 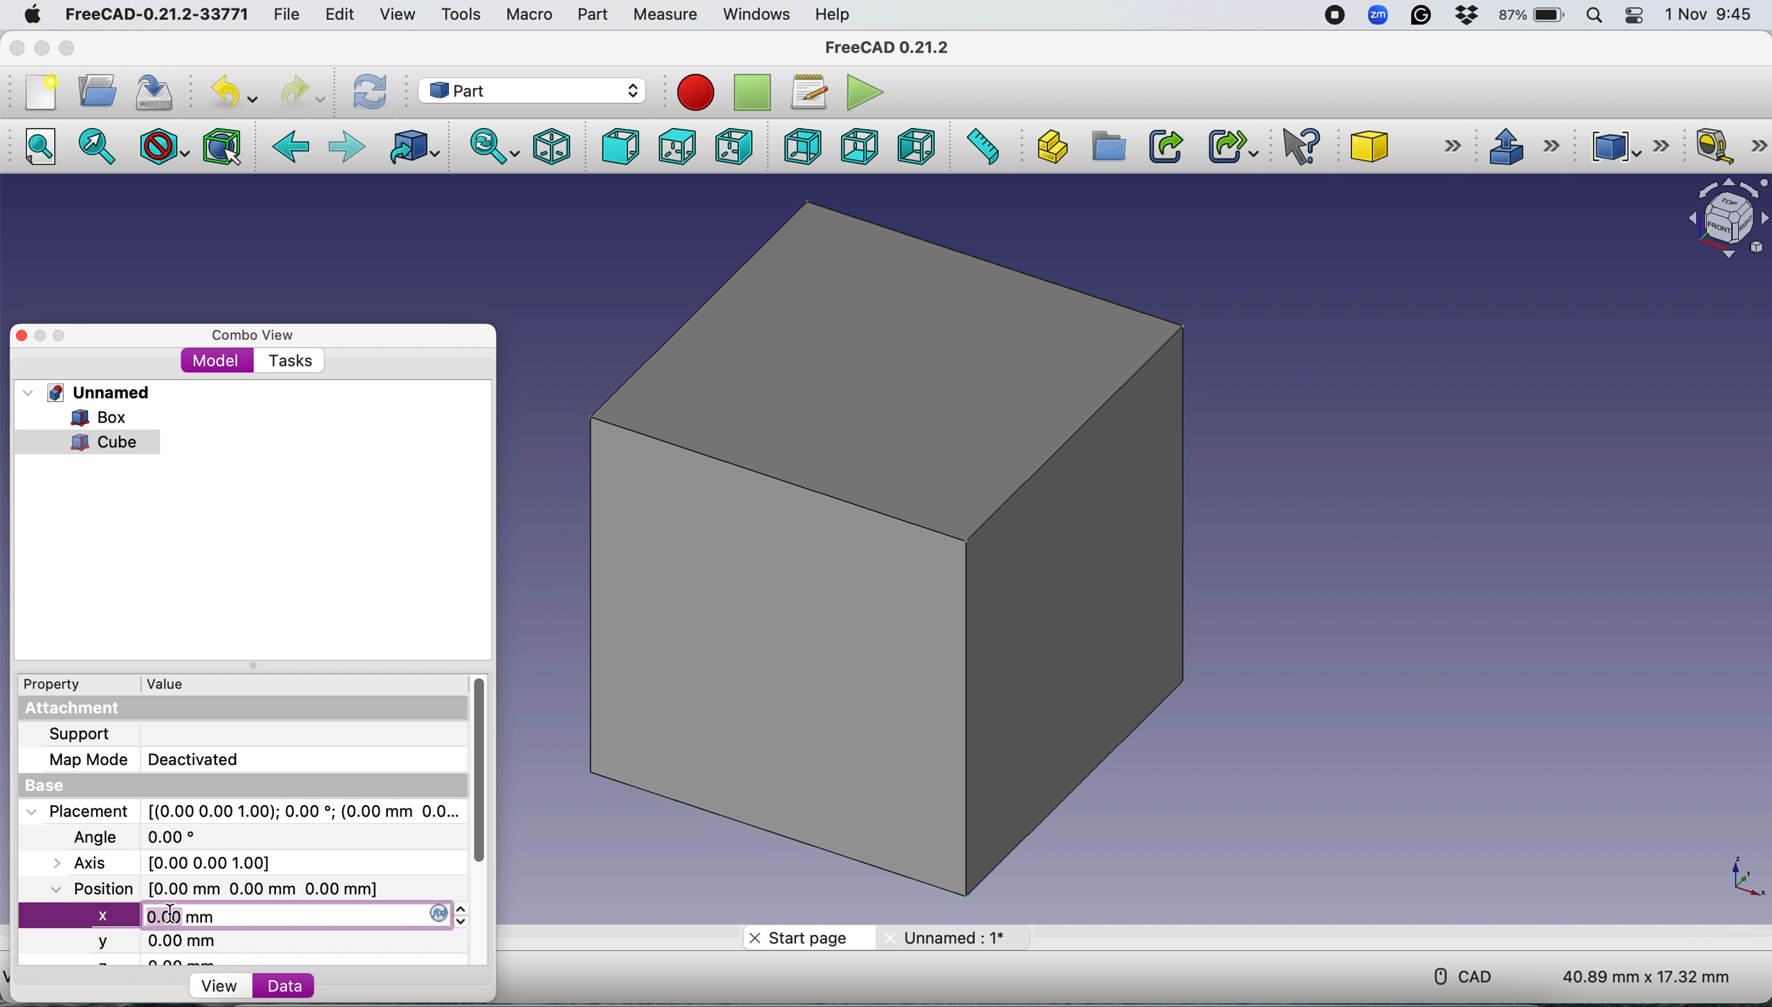 What do you see at coordinates (17, 48) in the screenshot?
I see `Close` at bounding box center [17, 48].